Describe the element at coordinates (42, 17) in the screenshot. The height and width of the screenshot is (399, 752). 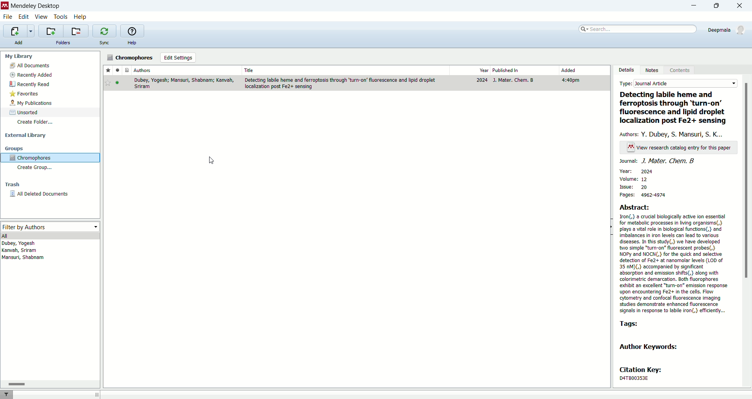
I see `view` at that location.